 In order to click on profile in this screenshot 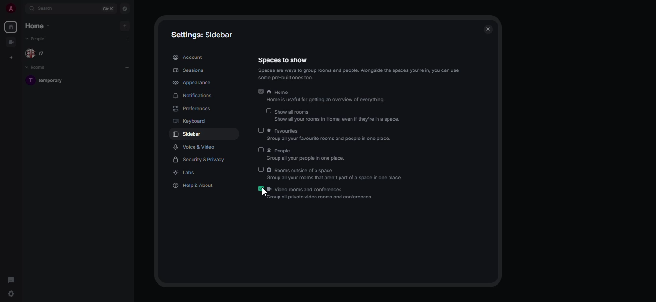, I will do `click(8, 9)`.